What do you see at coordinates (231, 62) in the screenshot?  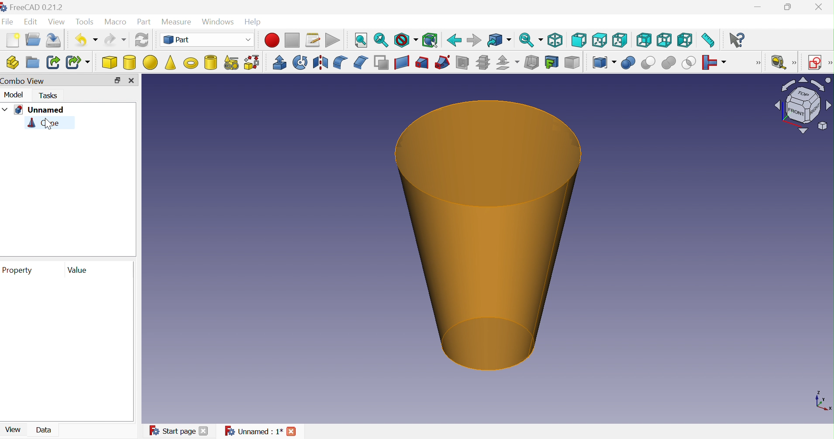 I see `Create primitives` at bounding box center [231, 62].